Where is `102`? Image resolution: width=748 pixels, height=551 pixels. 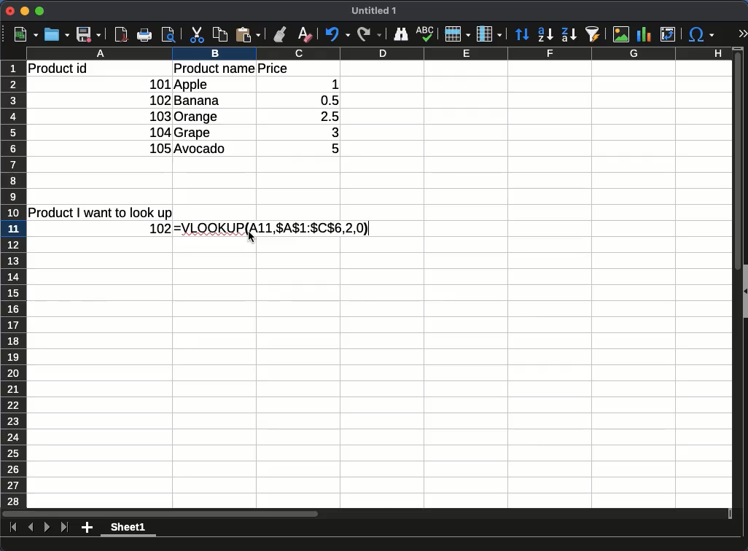 102 is located at coordinates (160, 101).